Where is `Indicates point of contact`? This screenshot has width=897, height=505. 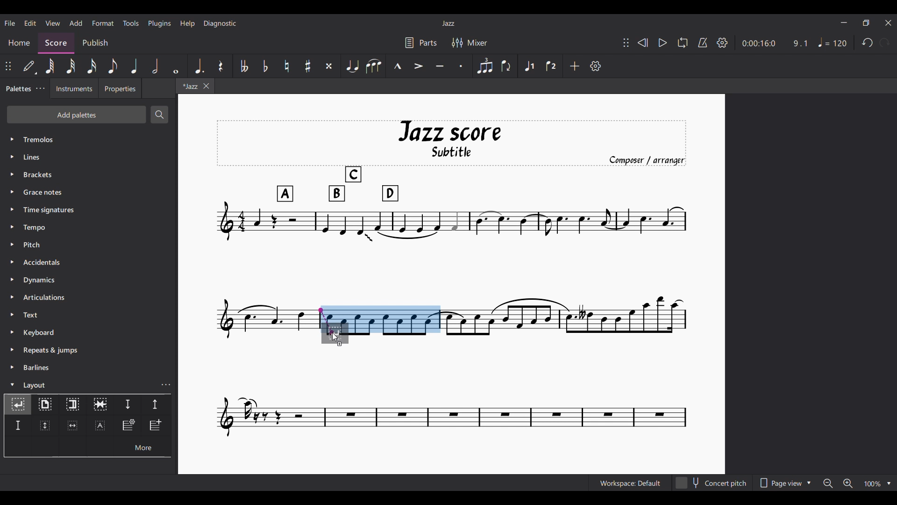
Indicates point of contact is located at coordinates (326, 321).